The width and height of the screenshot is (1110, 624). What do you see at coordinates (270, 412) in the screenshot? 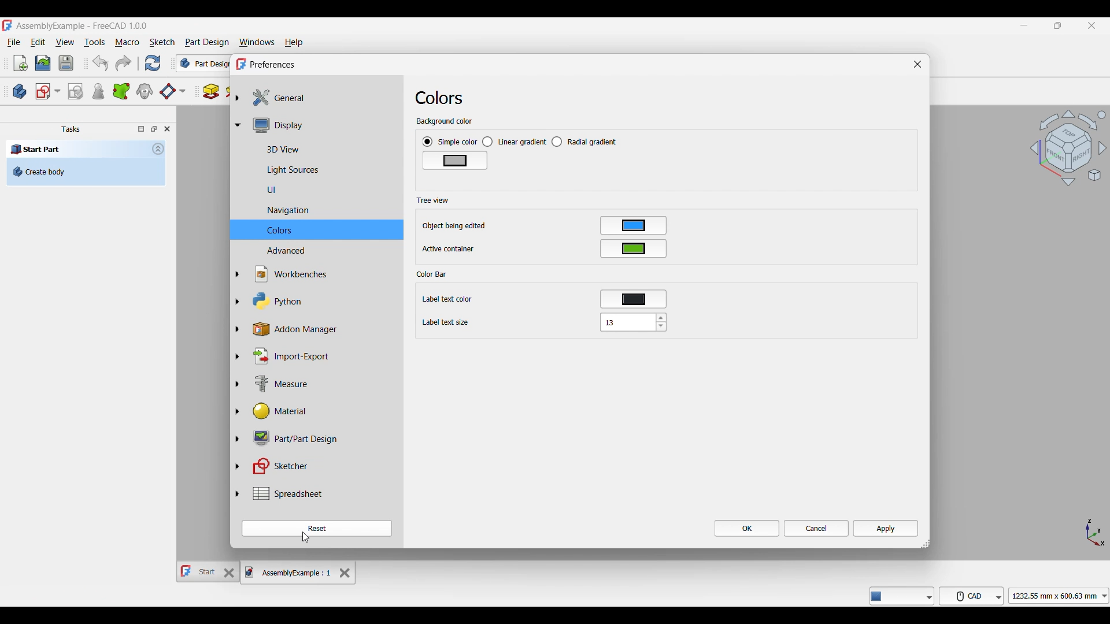
I see `Material` at bounding box center [270, 412].